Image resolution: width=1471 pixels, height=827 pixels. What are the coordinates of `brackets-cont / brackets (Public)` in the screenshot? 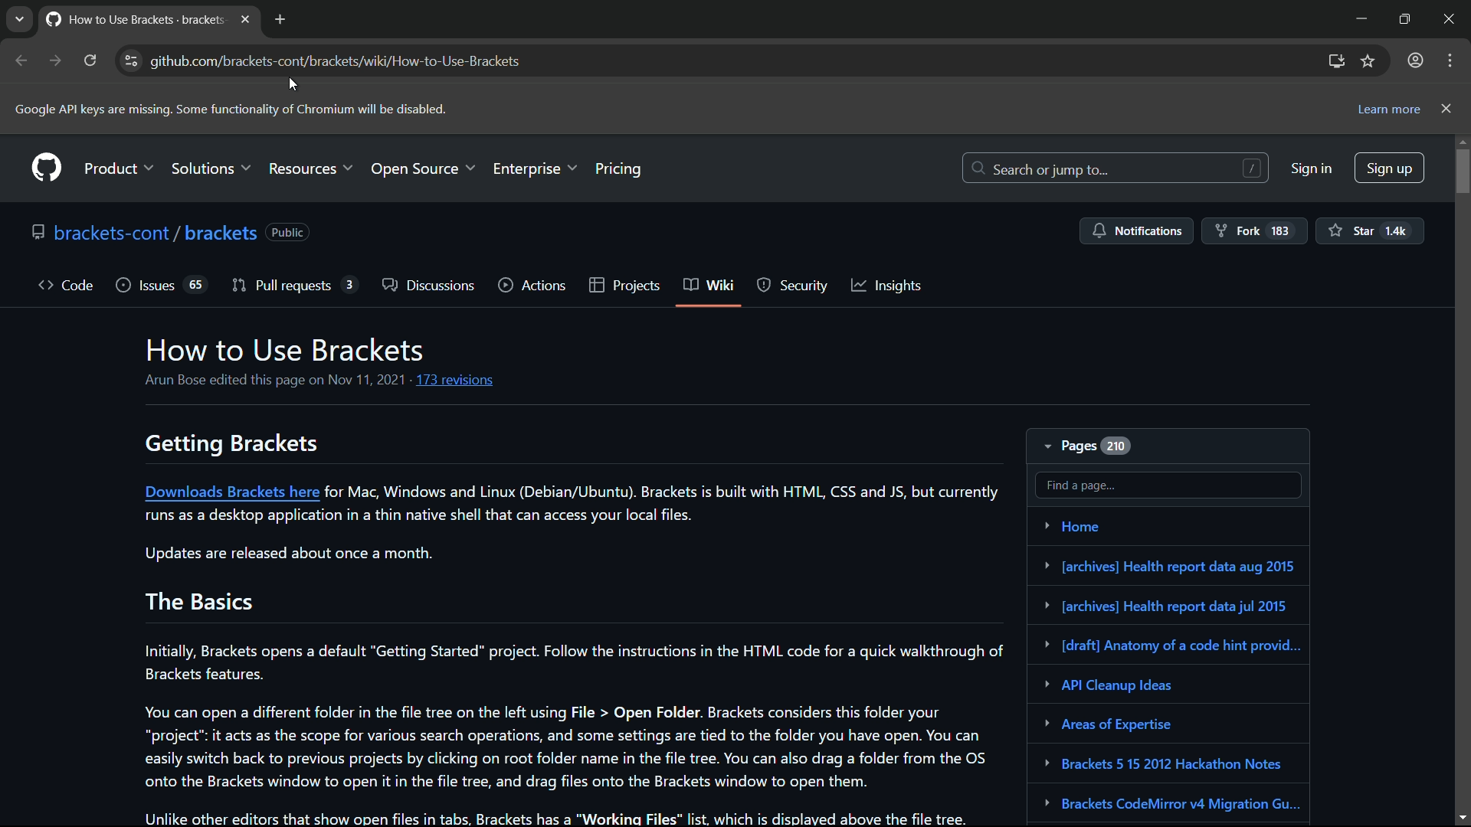 It's located at (177, 231).